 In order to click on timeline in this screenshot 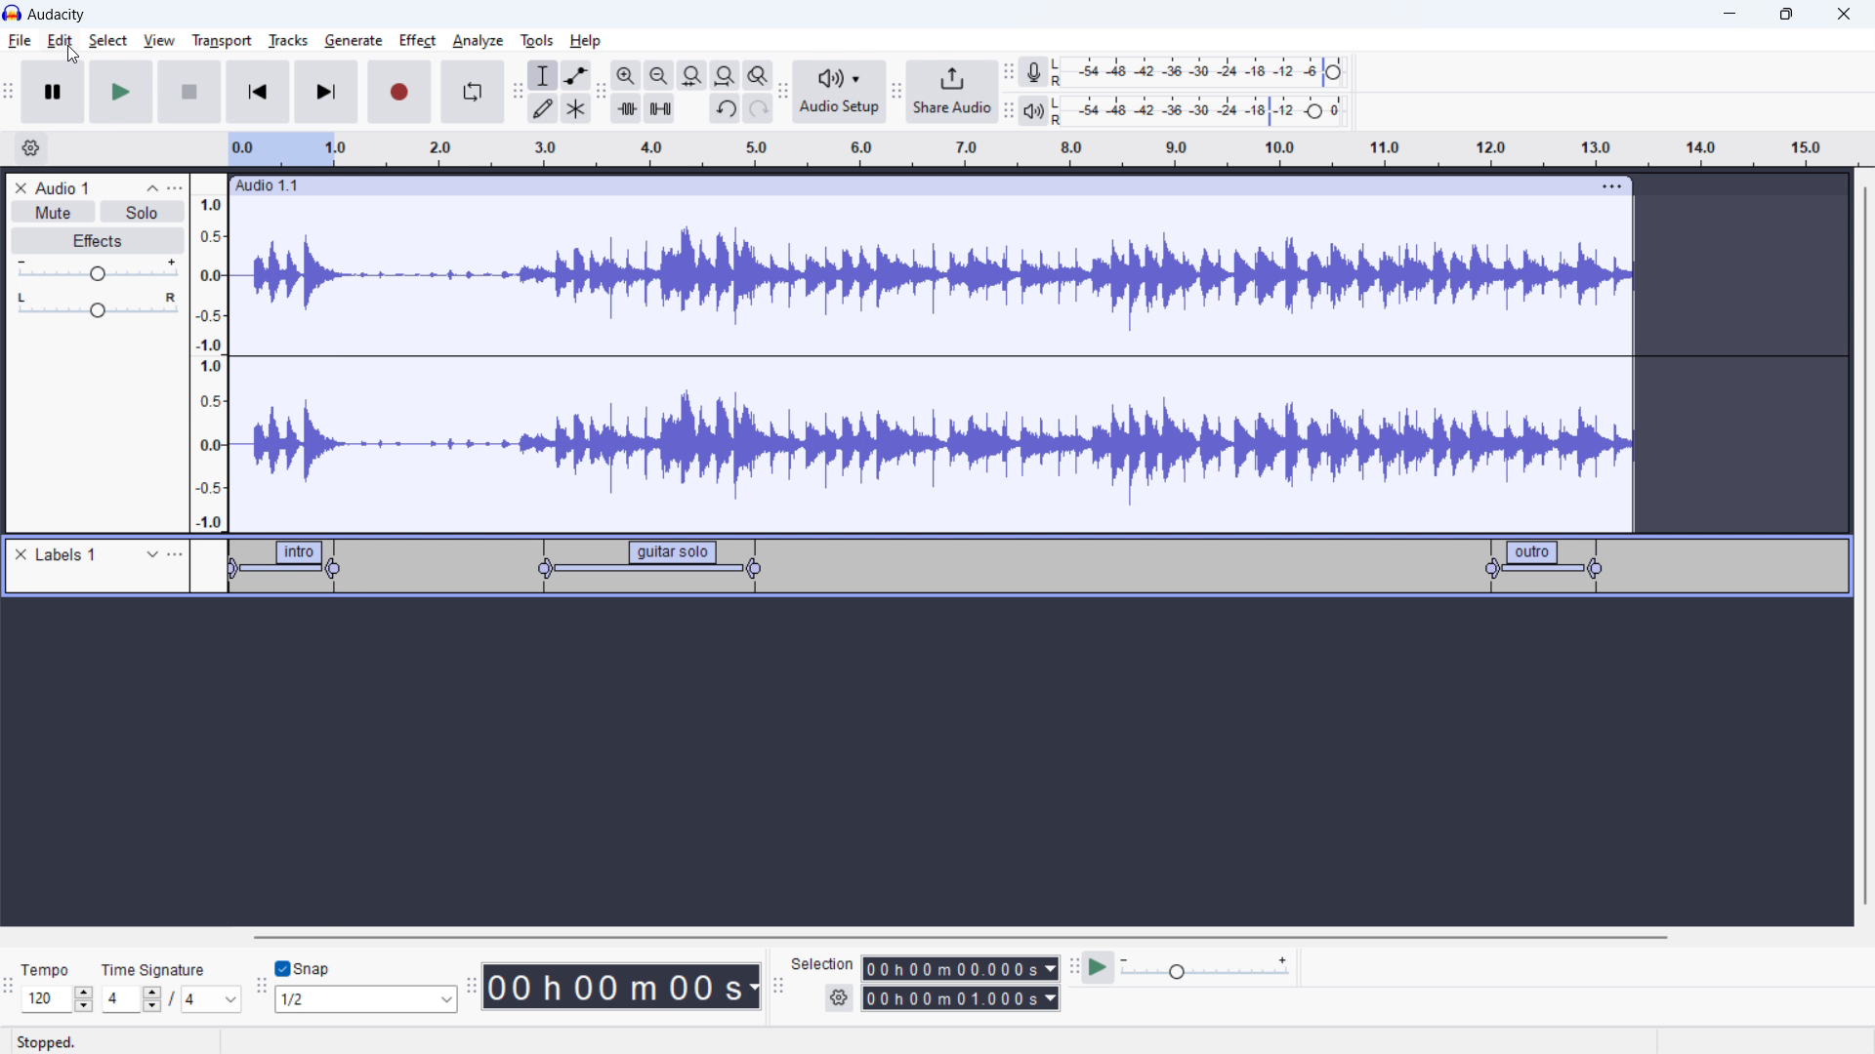, I will do `click(933, 764)`.